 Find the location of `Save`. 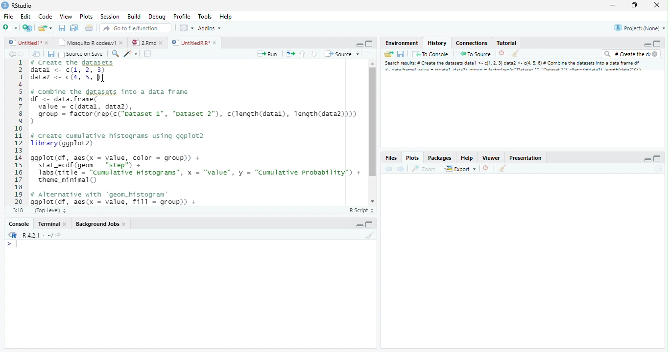

Save is located at coordinates (403, 53).